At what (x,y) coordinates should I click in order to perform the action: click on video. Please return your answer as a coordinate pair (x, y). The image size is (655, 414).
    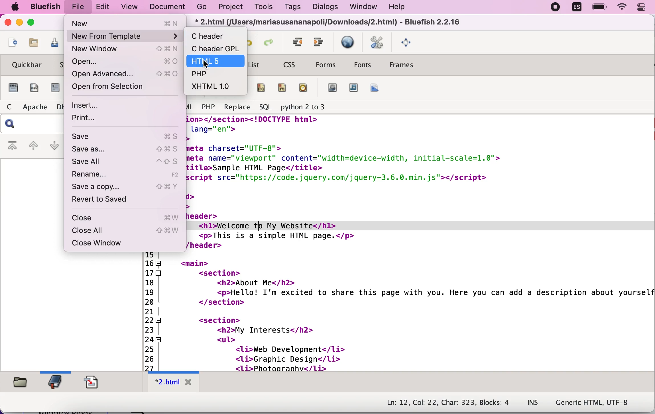
    Looking at the image, I should click on (331, 89).